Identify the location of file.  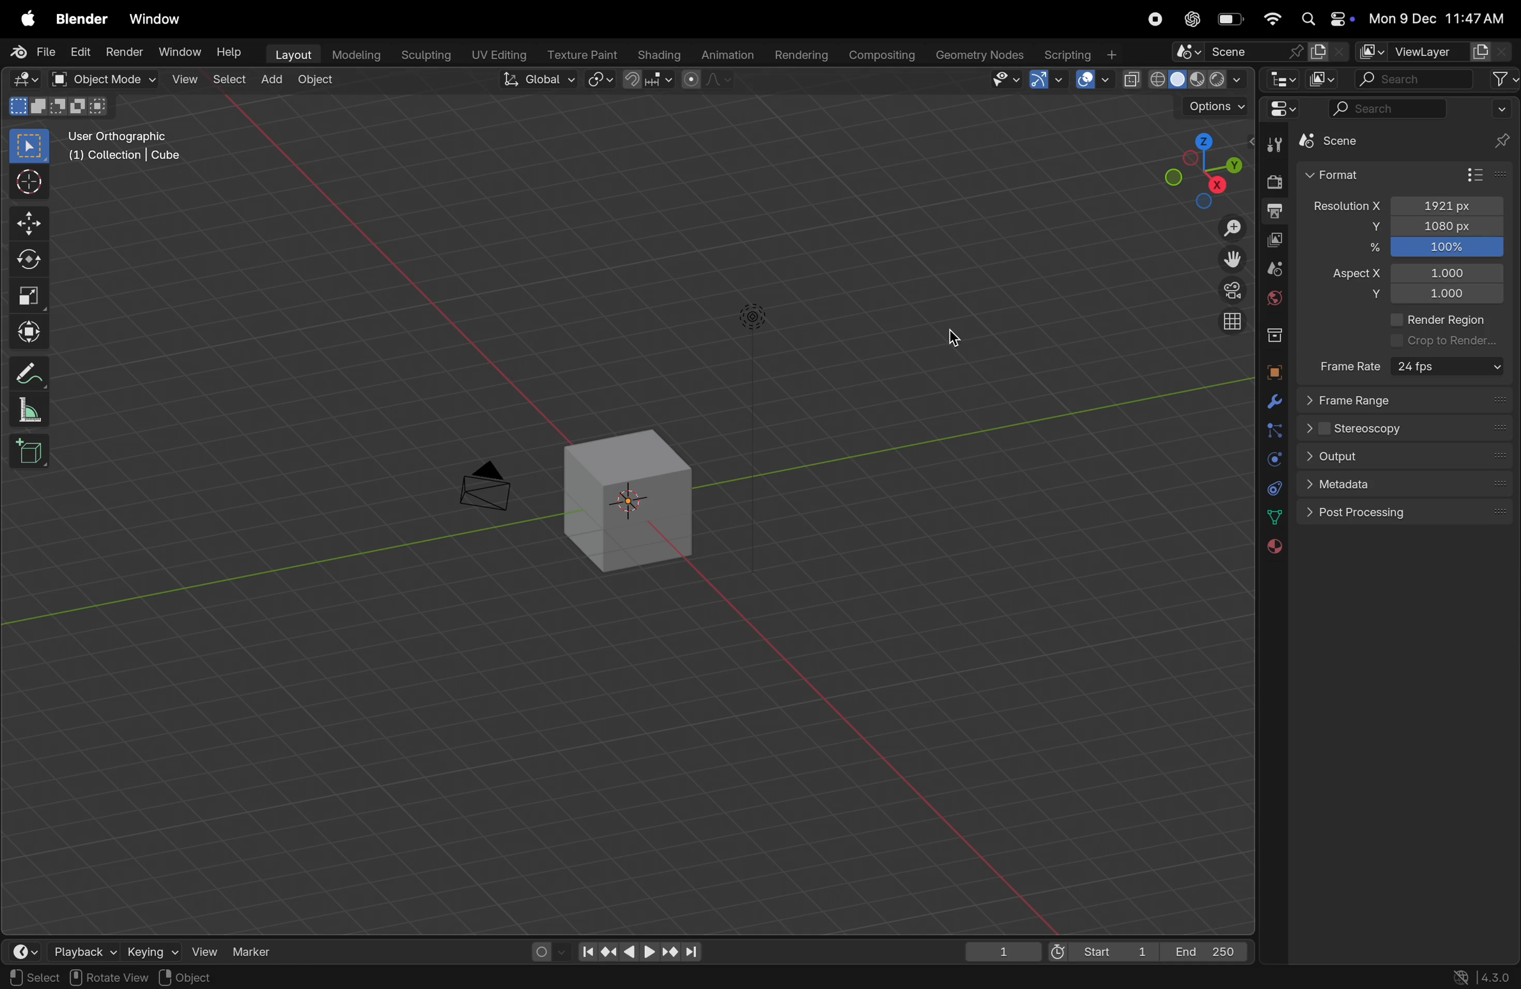
(33, 52).